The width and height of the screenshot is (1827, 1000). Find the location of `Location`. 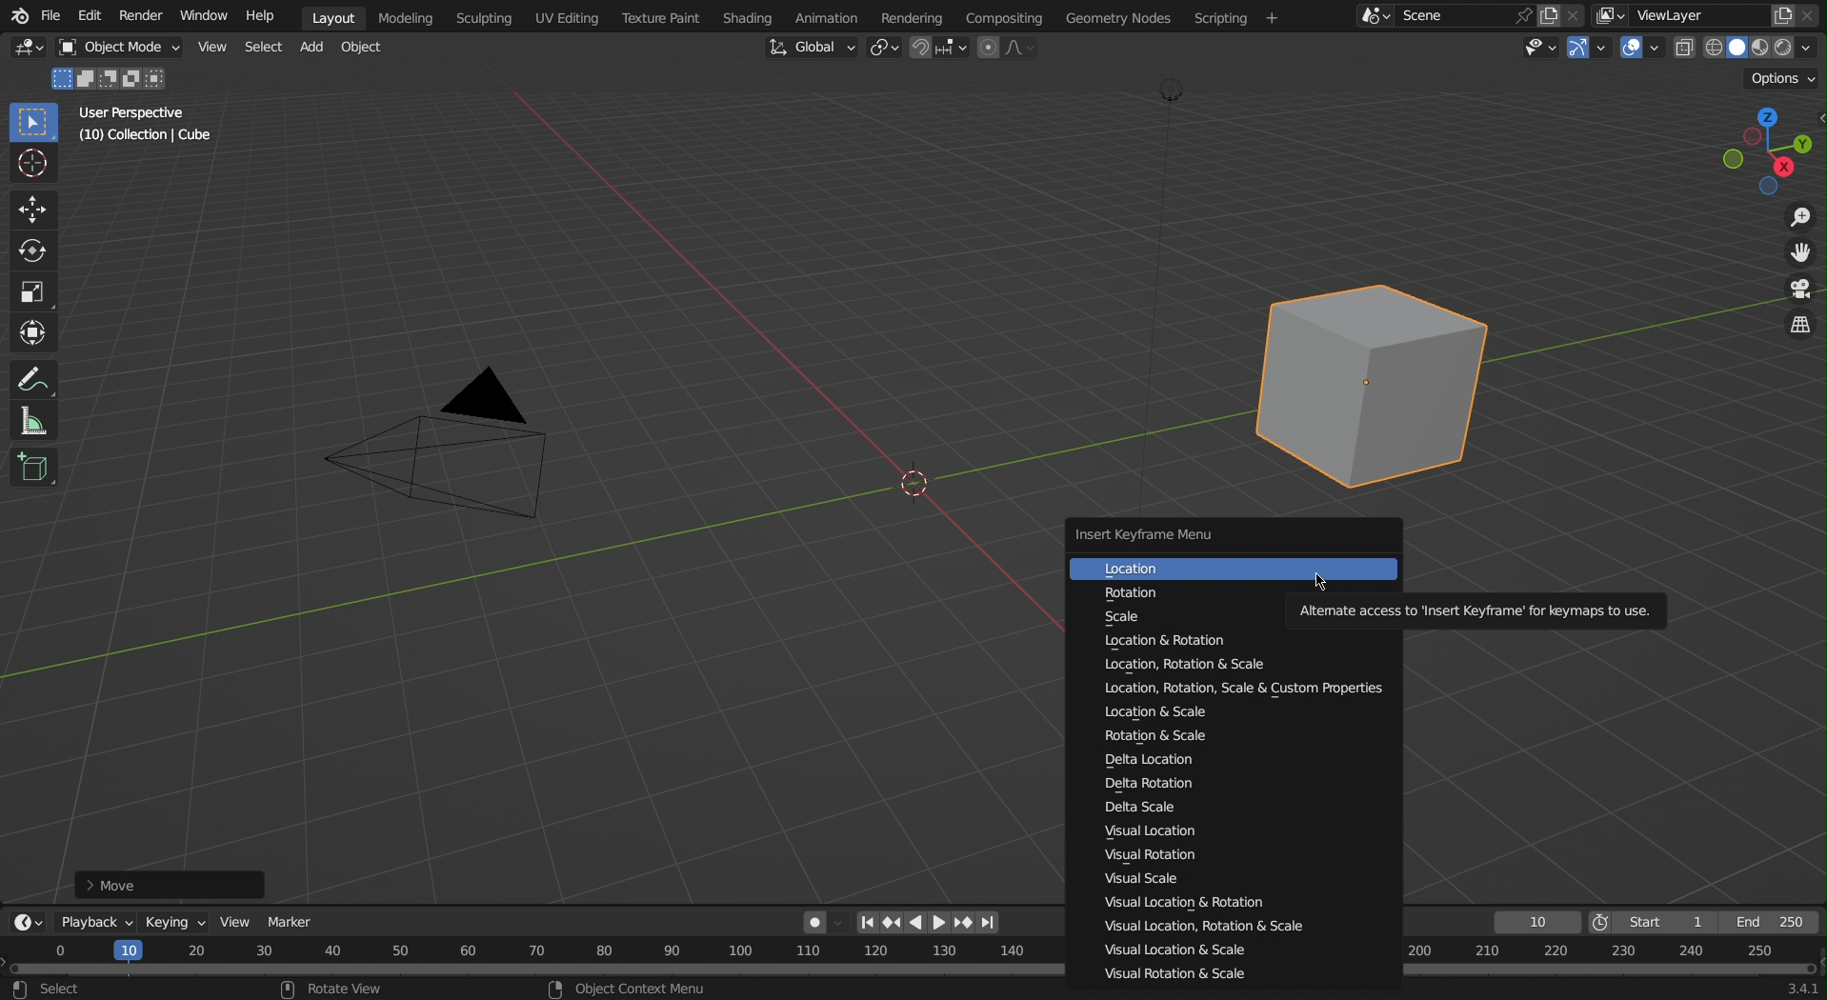

Location is located at coordinates (1237, 568).